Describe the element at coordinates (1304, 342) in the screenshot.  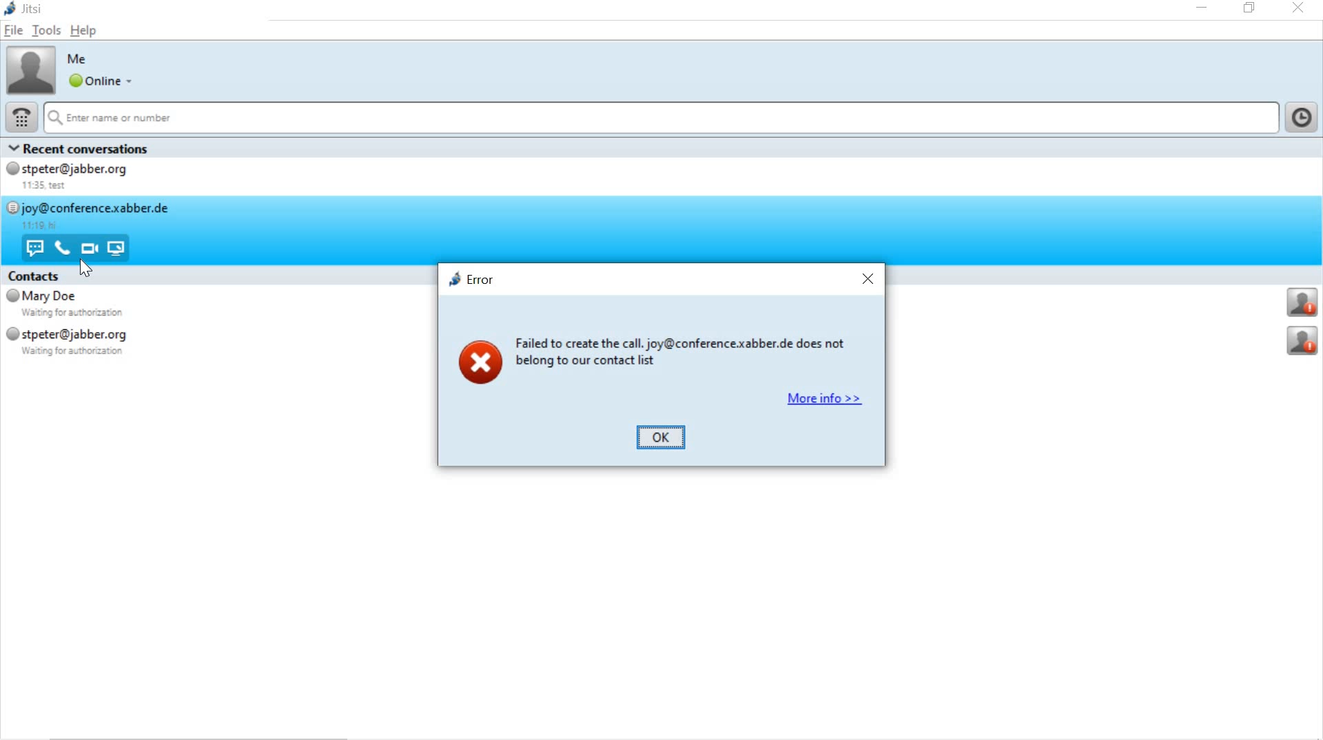
I see `profile` at that location.